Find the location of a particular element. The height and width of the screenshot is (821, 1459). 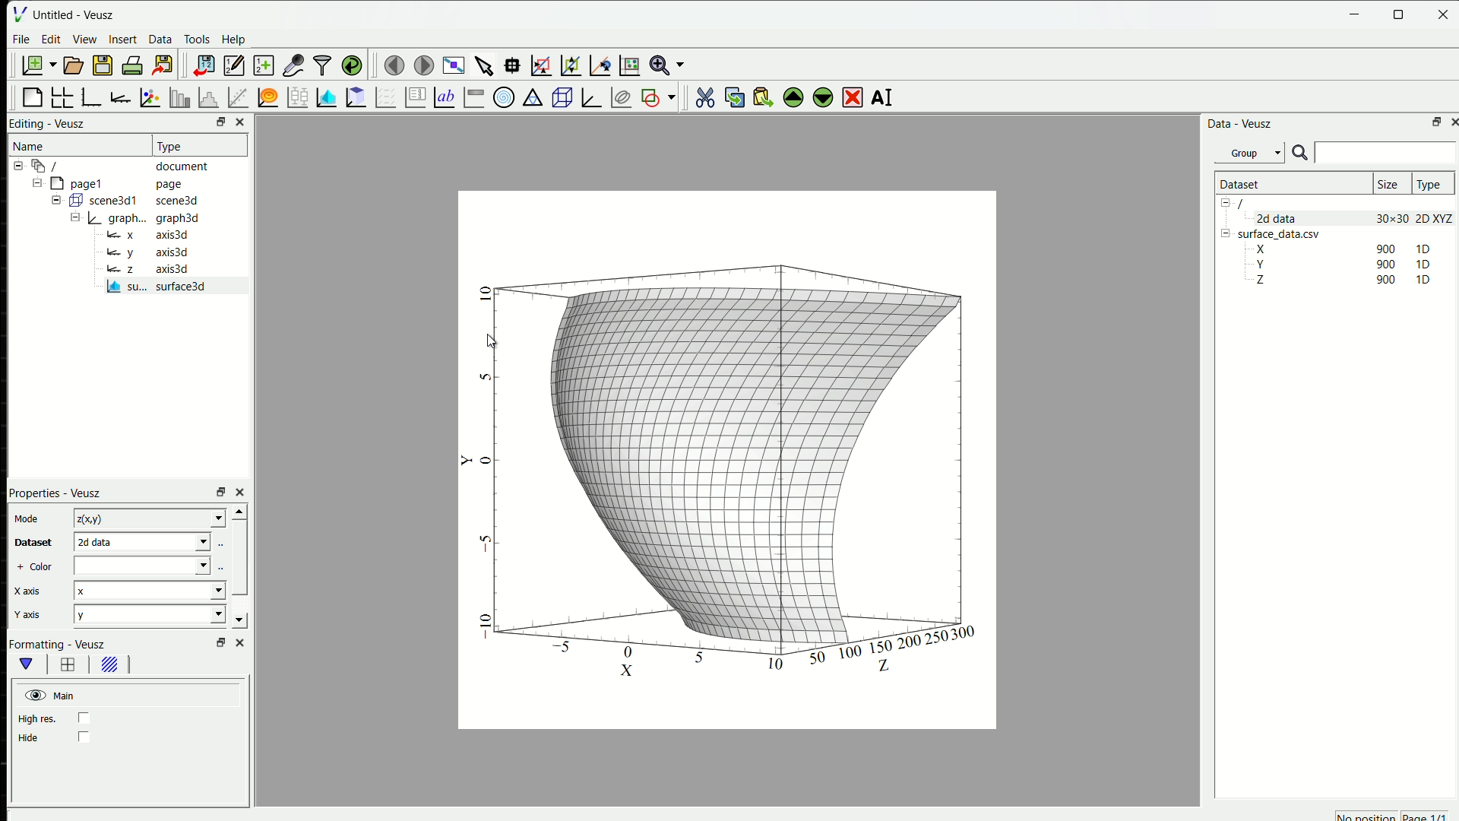

view plot full screen is located at coordinates (454, 65).